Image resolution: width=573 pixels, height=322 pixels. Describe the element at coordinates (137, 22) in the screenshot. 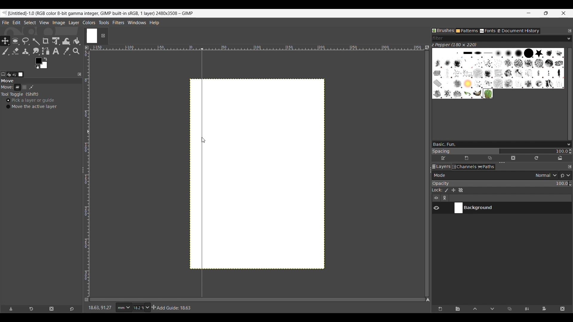

I see `Windows menu` at that location.